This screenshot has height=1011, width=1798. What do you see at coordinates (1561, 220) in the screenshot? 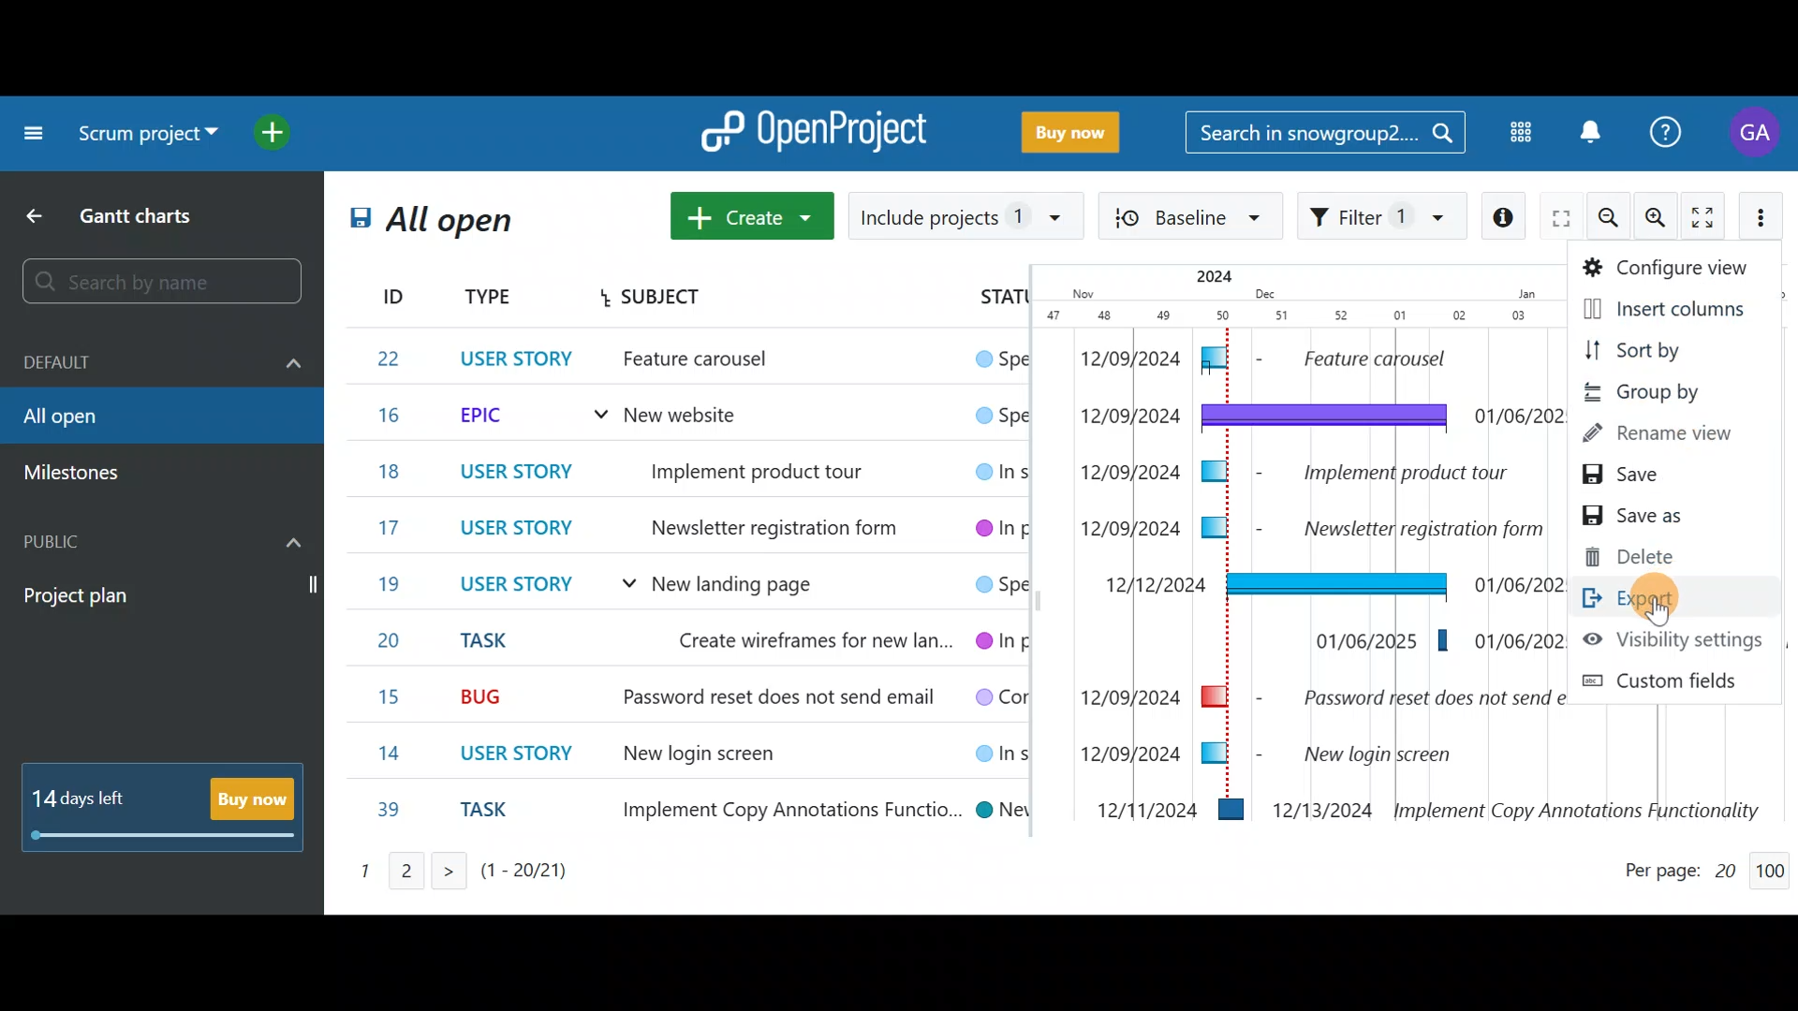
I see `Expand view` at bounding box center [1561, 220].